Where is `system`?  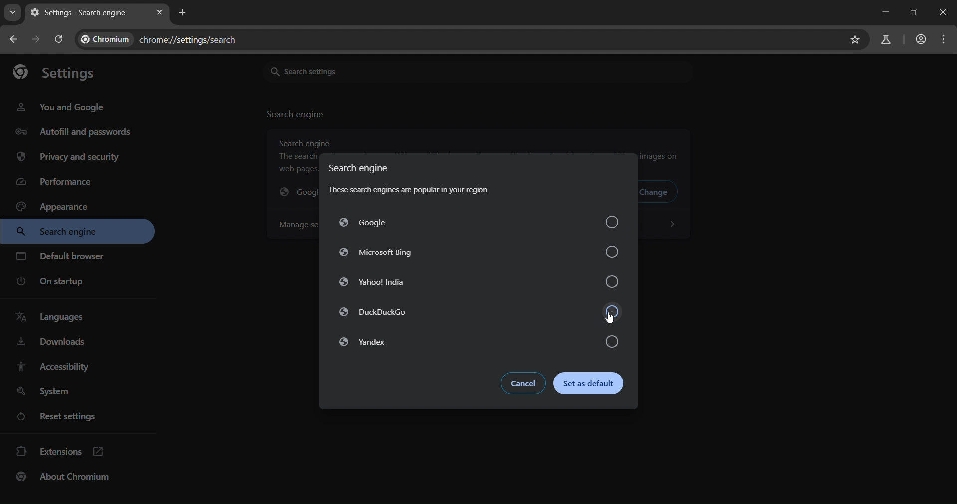
system is located at coordinates (50, 391).